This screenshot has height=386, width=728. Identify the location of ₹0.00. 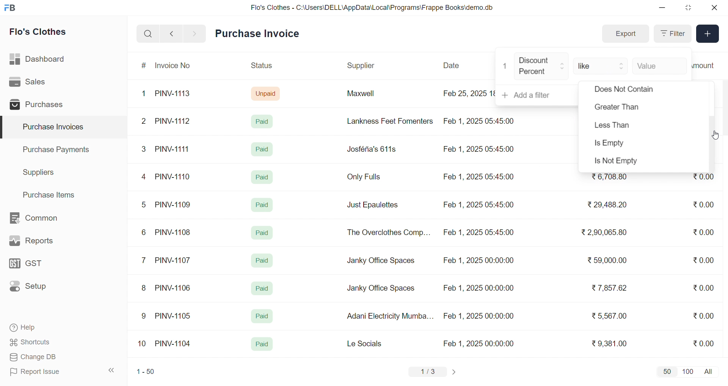
(703, 233).